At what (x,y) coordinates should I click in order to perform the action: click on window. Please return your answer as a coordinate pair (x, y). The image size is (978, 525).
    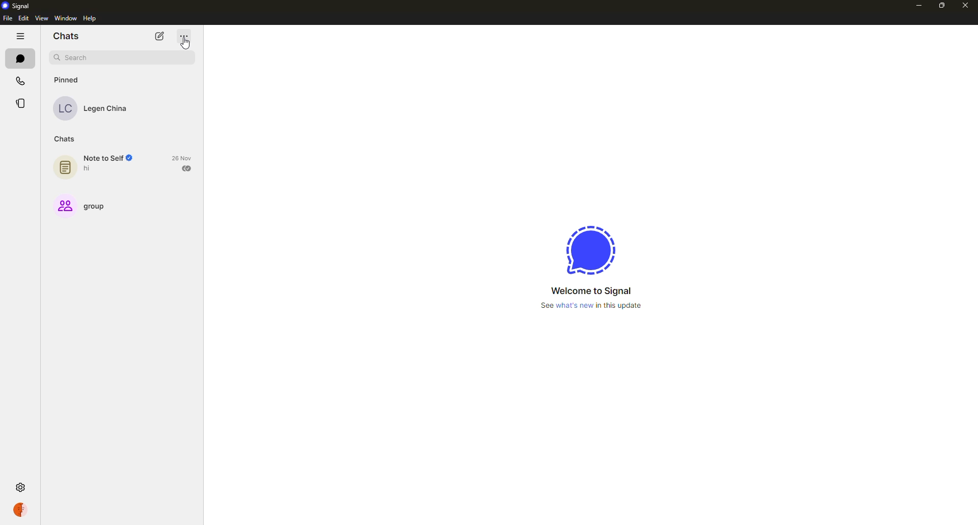
    Looking at the image, I should click on (66, 18).